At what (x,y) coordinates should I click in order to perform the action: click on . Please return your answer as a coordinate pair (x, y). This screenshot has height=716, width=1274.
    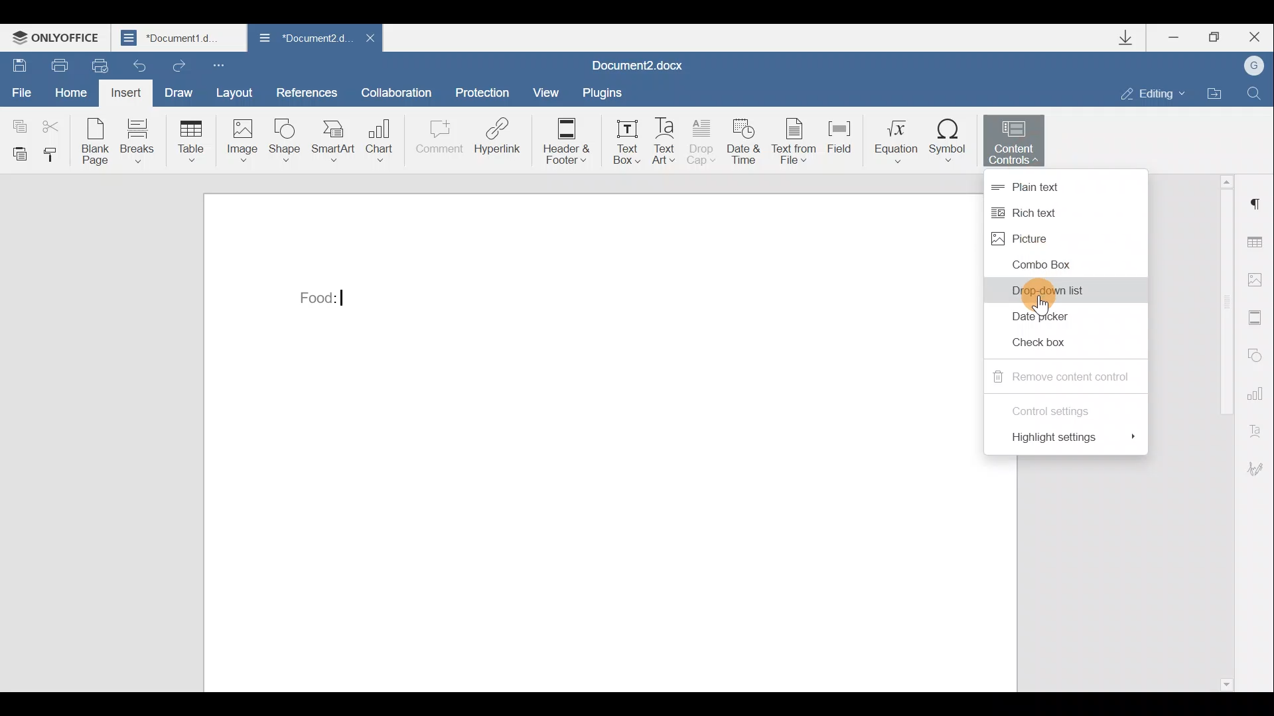
    Looking at the image, I should click on (1042, 306).